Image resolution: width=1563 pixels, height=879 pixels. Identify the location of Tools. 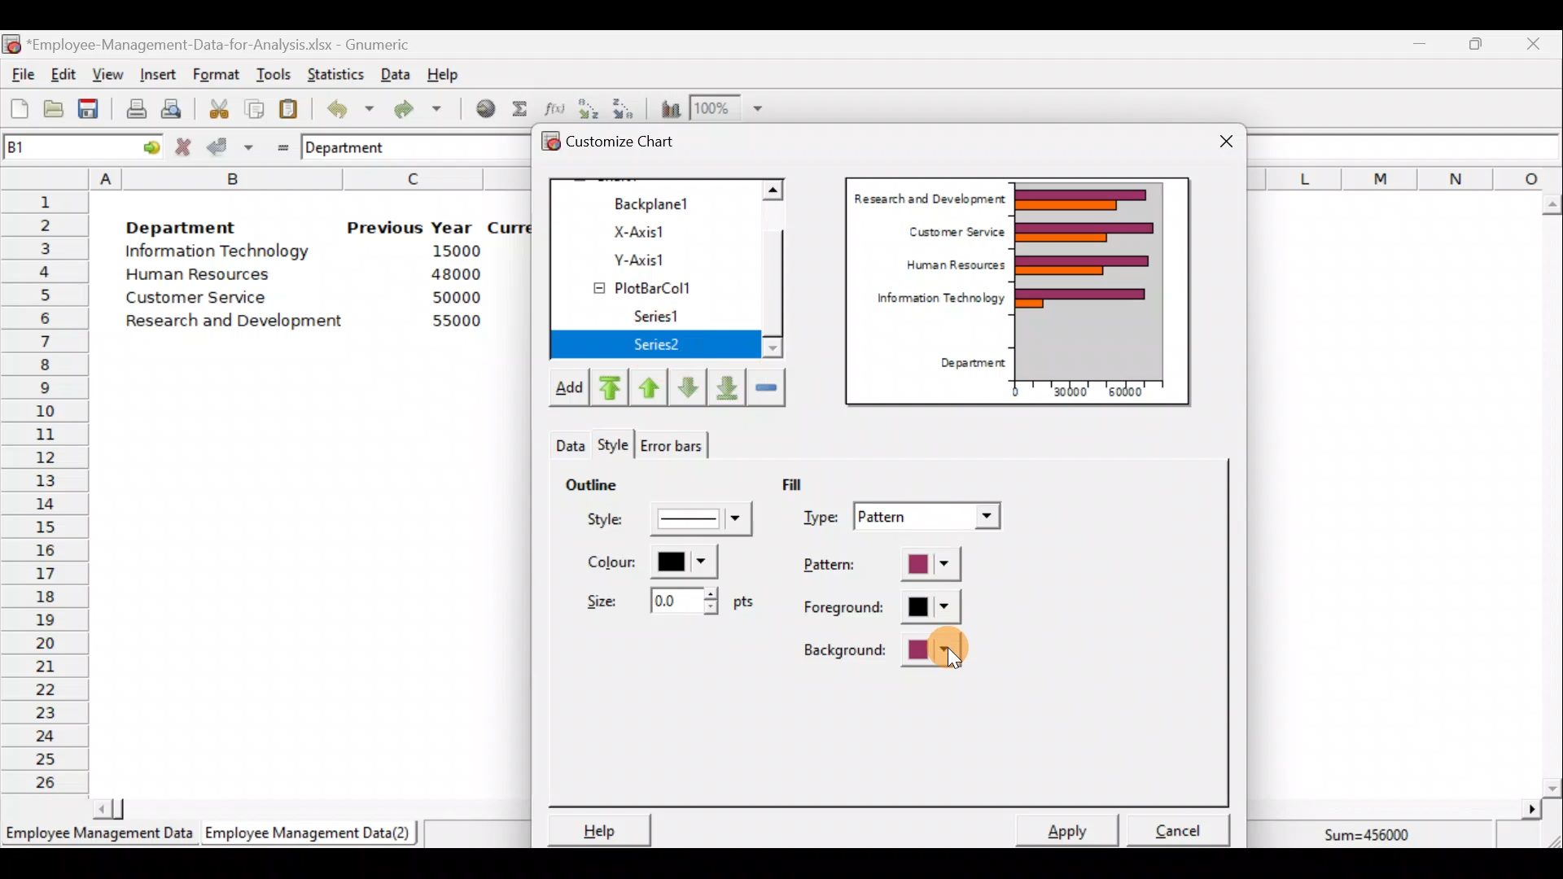
(273, 76).